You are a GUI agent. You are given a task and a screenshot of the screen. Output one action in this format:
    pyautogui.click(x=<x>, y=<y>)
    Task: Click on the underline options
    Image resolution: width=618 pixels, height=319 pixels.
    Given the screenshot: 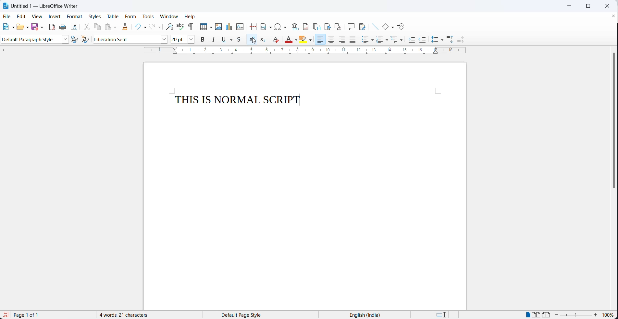 What is the action you would take?
    pyautogui.click(x=233, y=40)
    